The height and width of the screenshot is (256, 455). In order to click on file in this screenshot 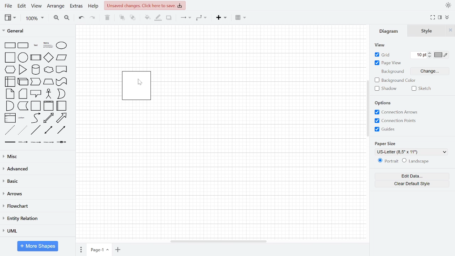, I will do `click(8, 6)`.